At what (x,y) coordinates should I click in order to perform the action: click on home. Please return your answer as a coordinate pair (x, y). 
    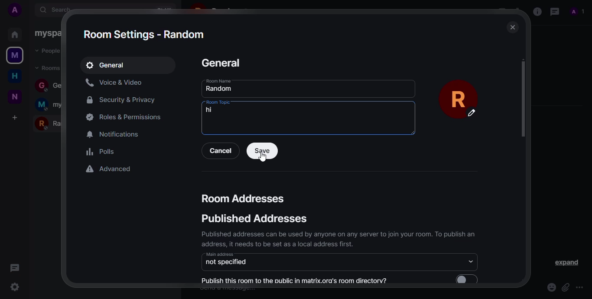
    Looking at the image, I should click on (13, 34).